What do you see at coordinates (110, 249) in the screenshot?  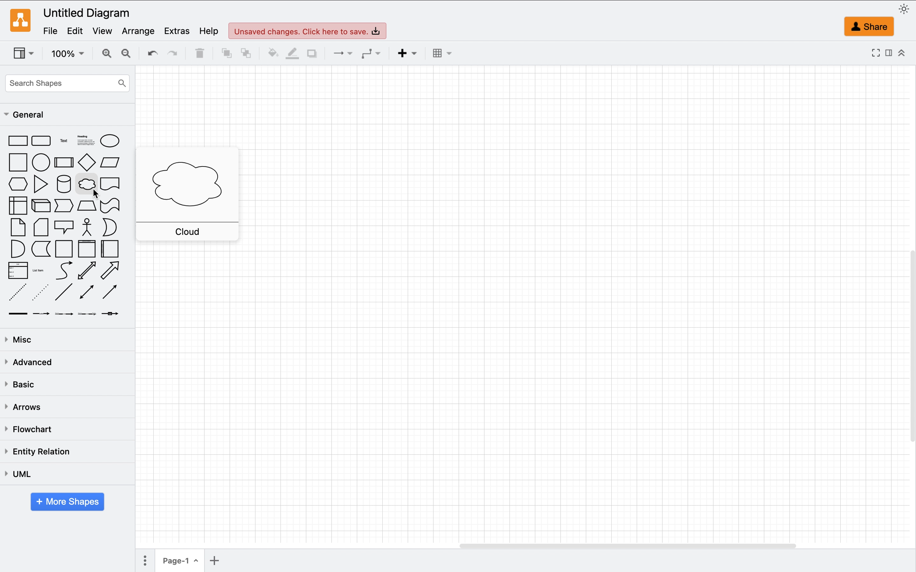 I see `horizontal container` at bounding box center [110, 249].